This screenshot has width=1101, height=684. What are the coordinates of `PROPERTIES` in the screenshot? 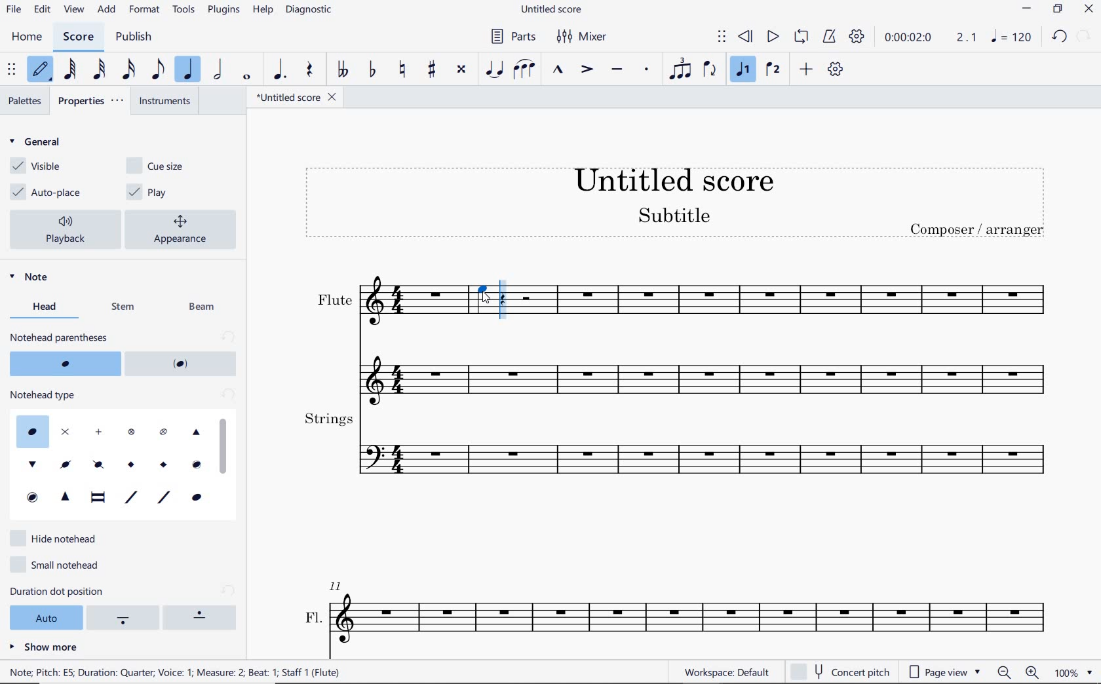 It's located at (95, 102).